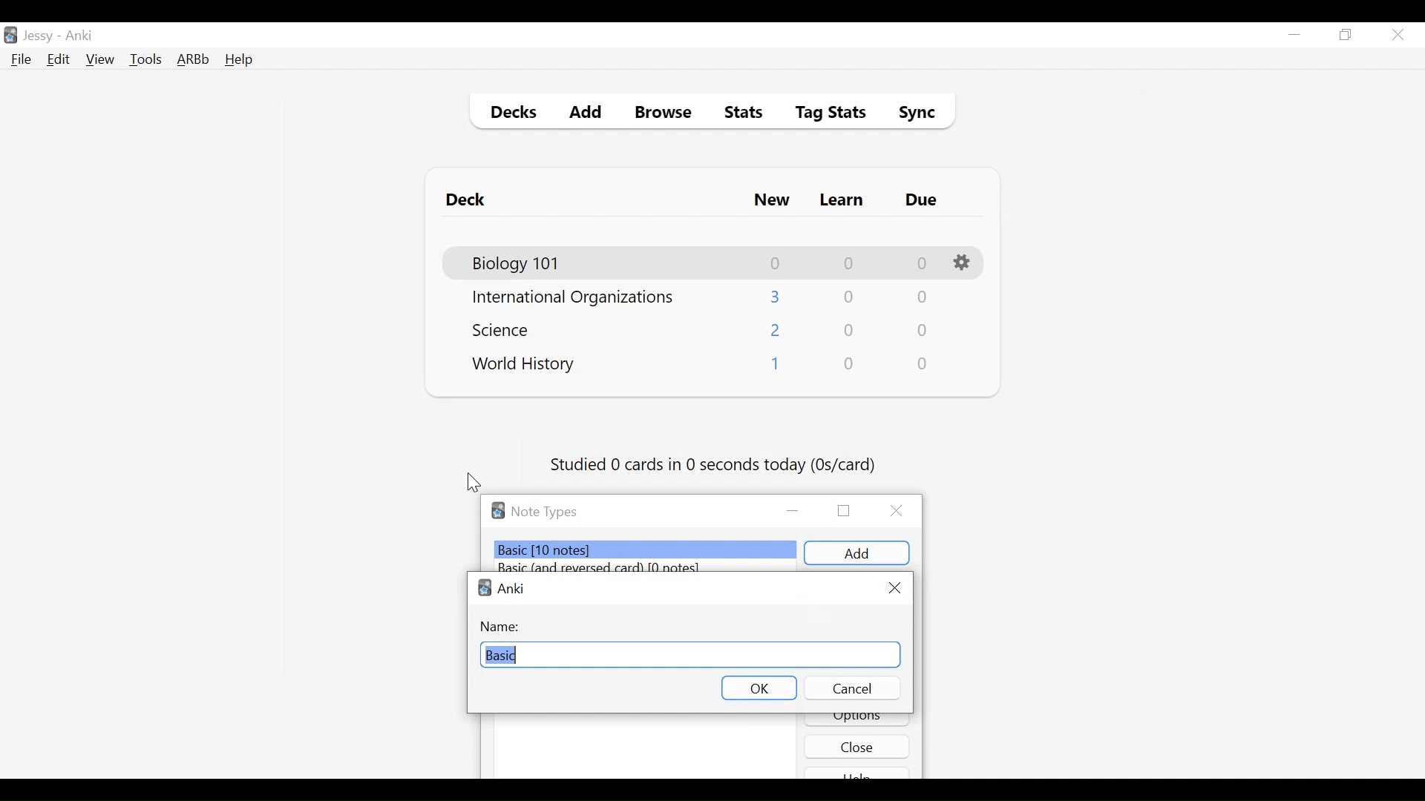 The width and height of the screenshot is (1425, 801). Describe the element at coordinates (848, 297) in the screenshot. I see `Learn Card Count` at that location.